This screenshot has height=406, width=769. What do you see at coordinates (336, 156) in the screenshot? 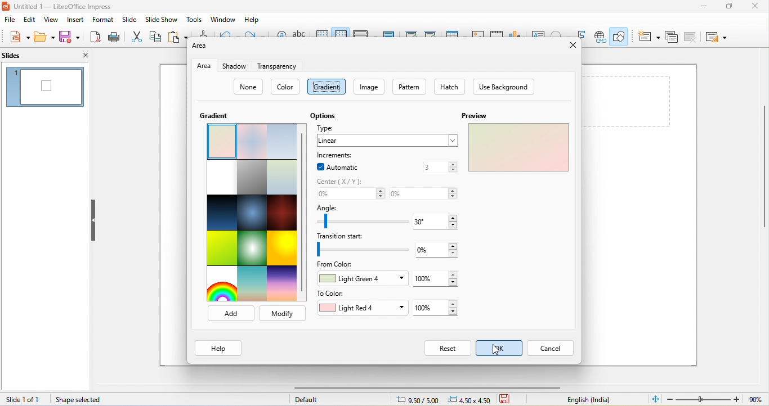
I see `increments` at bounding box center [336, 156].